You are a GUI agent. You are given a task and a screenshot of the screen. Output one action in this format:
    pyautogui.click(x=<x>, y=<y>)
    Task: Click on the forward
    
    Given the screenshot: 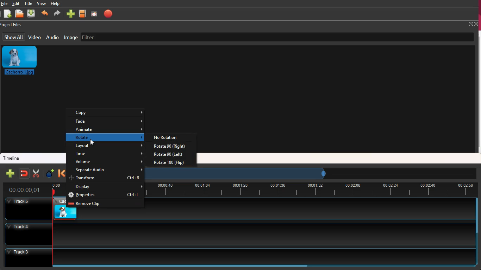 What is the action you would take?
    pyautogui.click(x=57, y=14)
    